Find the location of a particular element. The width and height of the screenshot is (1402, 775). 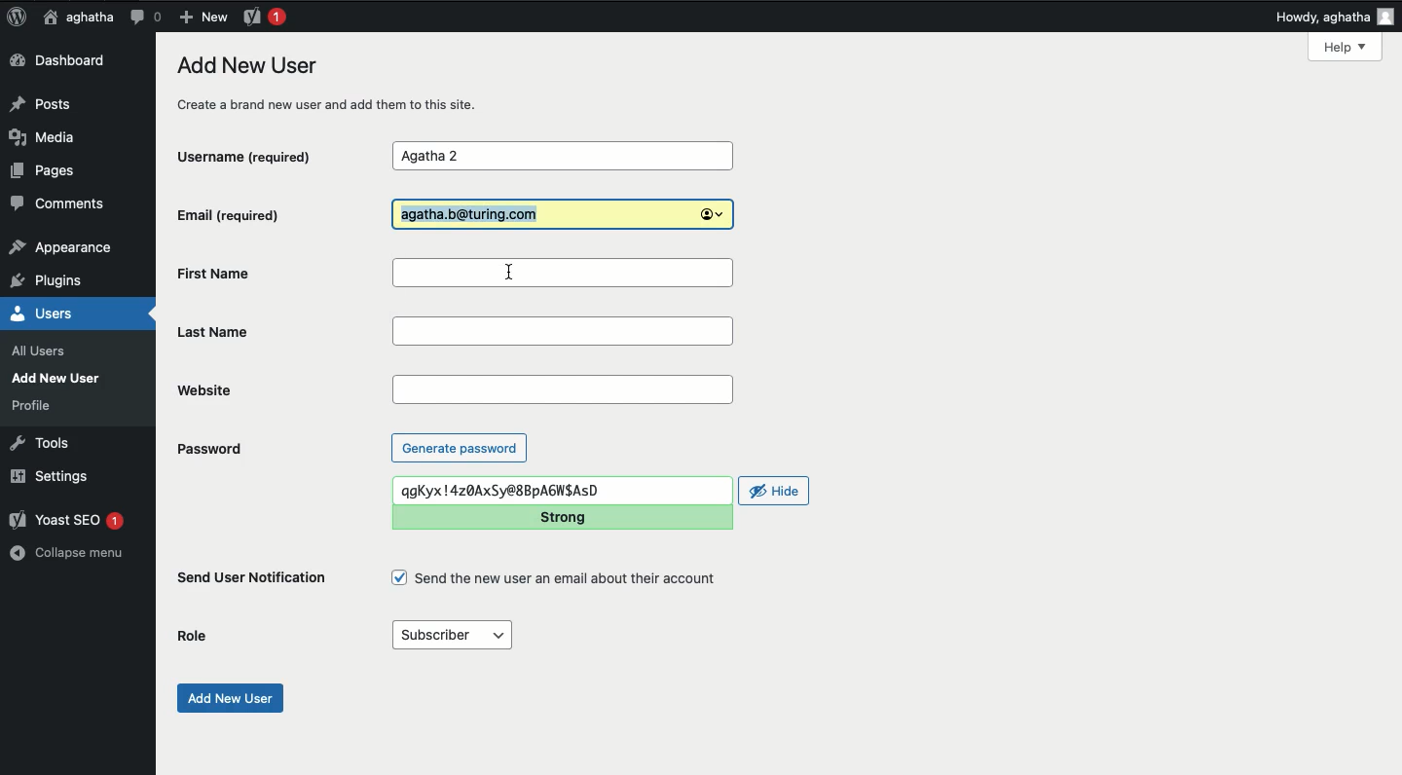

Logo is located at coordinates (17, 18).